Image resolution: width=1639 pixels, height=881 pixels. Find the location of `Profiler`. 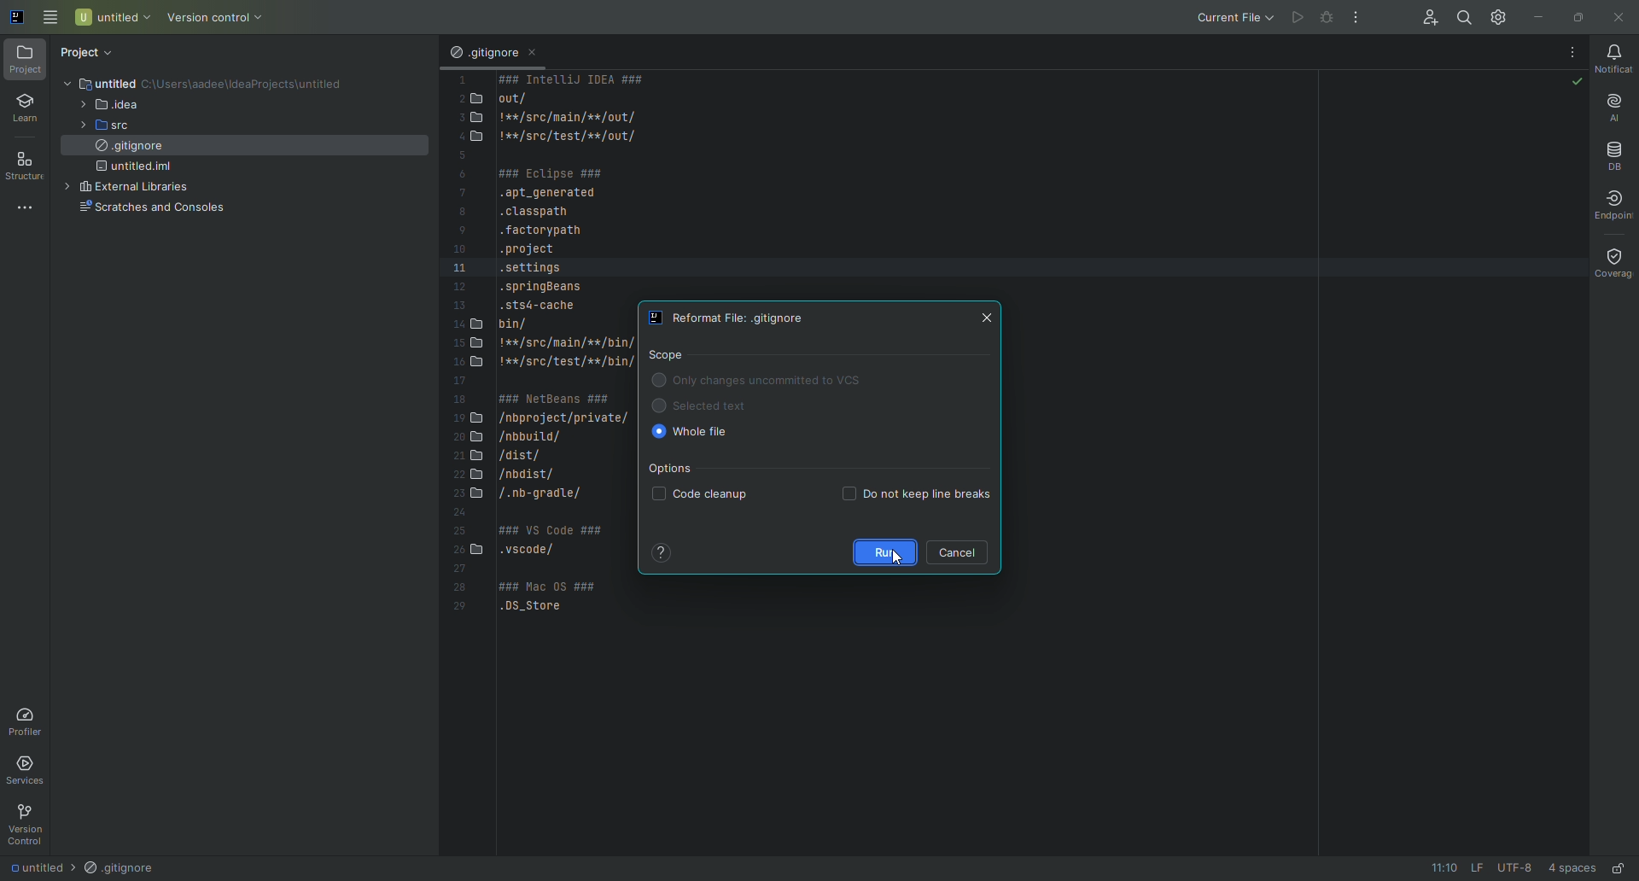

Profiler is located at coordinates (28, 721).